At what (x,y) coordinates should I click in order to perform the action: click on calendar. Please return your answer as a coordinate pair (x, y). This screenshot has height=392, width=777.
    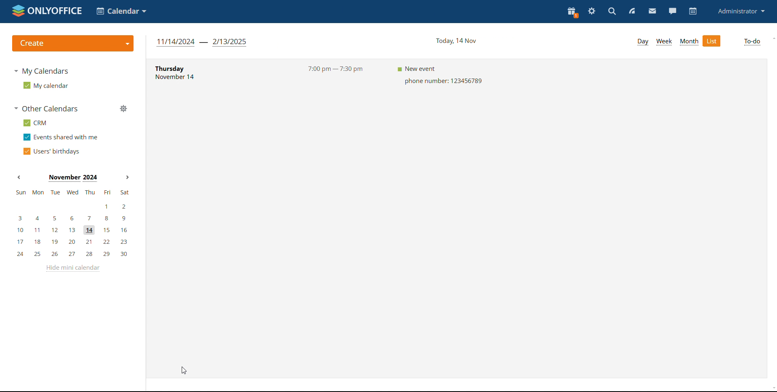
    Looking at the image, I should click on (693, 11).